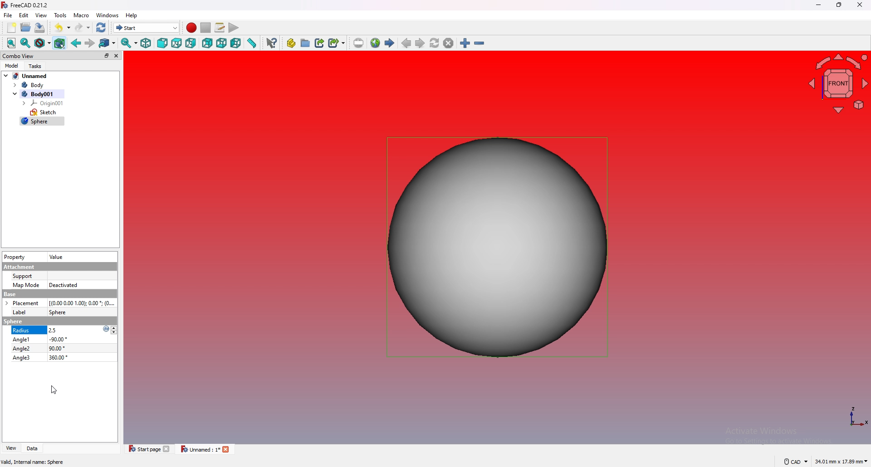  I want to click on set url, so click(358, 43).